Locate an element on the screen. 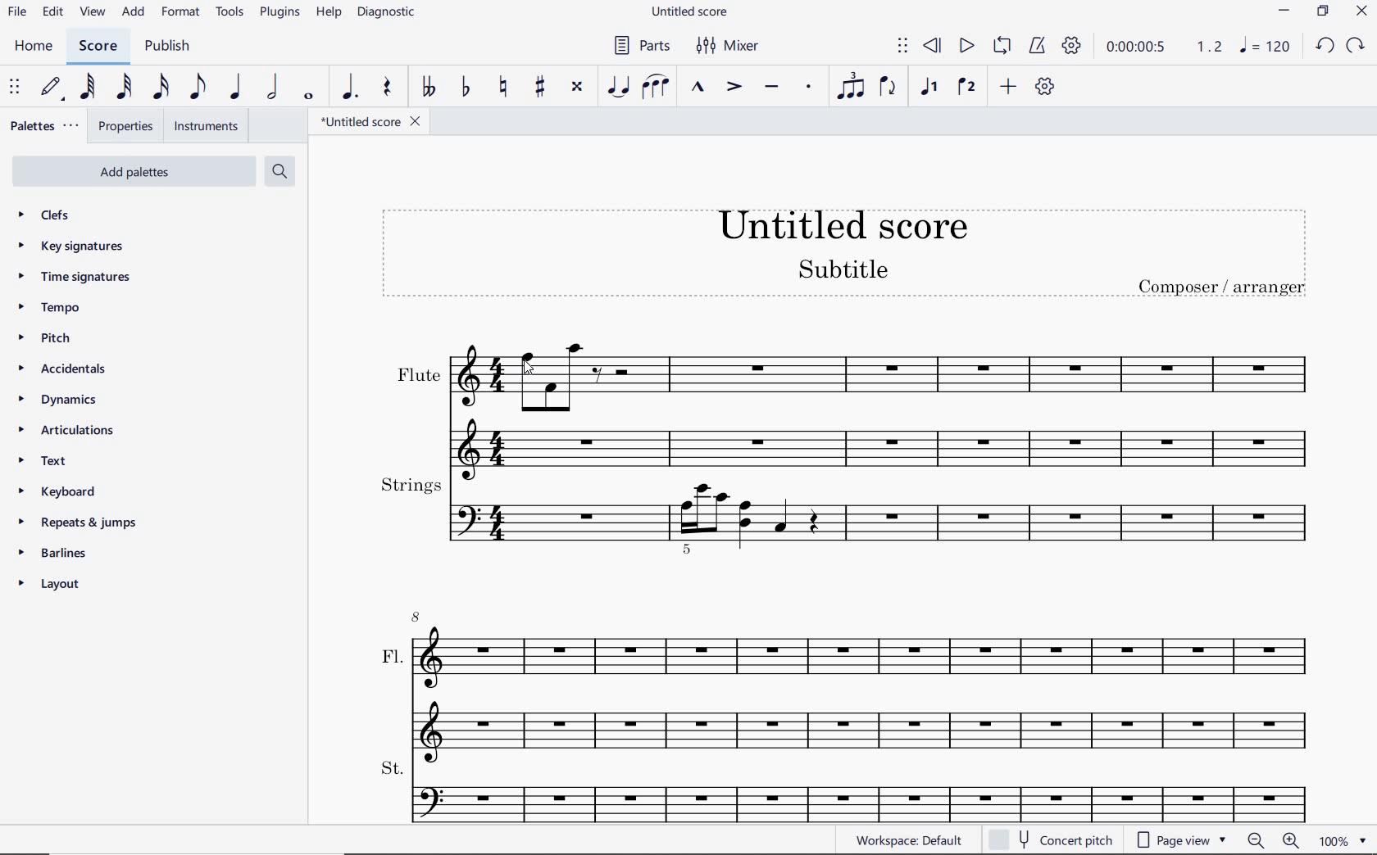 This screenshot has height=855, width=1377. undo is located at coordinates (1325, 47).